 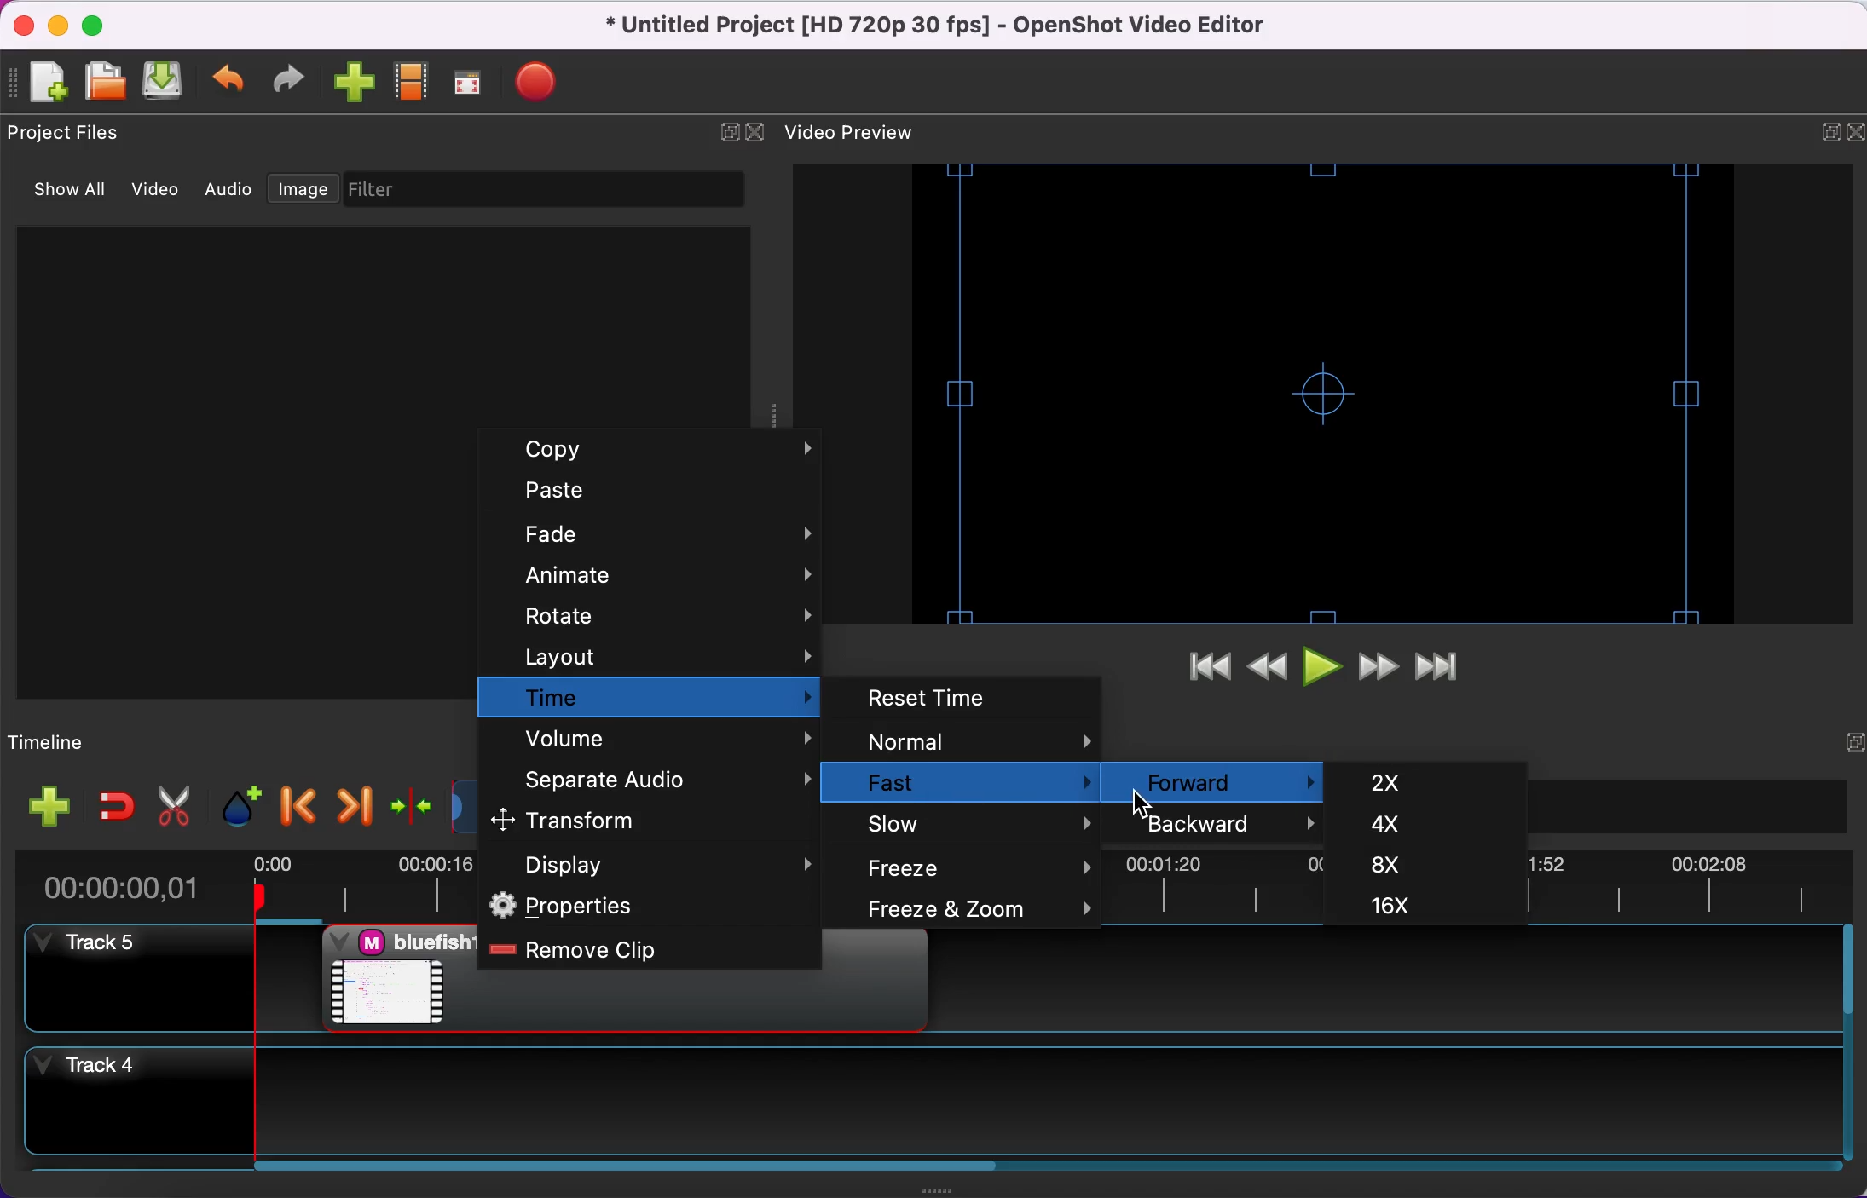 What do you see at coordinates (295, 806) in the screenshot?
I see `previous marker` at bounding box center [295, 806].